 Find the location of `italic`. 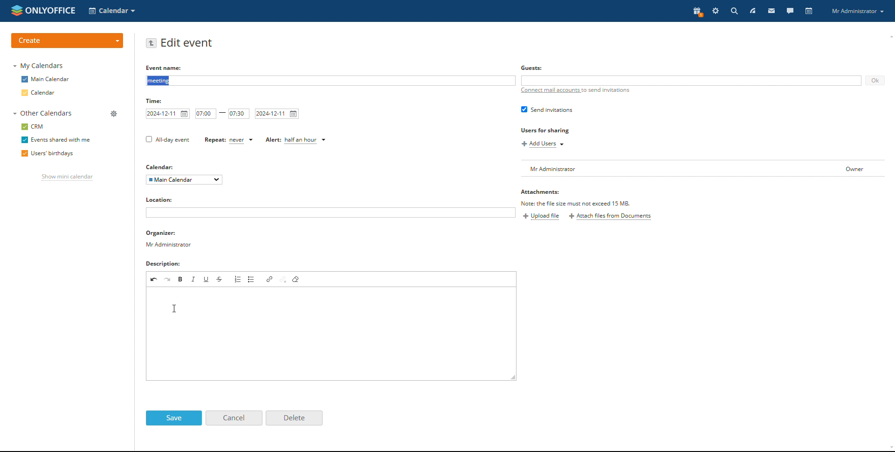

italic is located at coordinates (194, 279).